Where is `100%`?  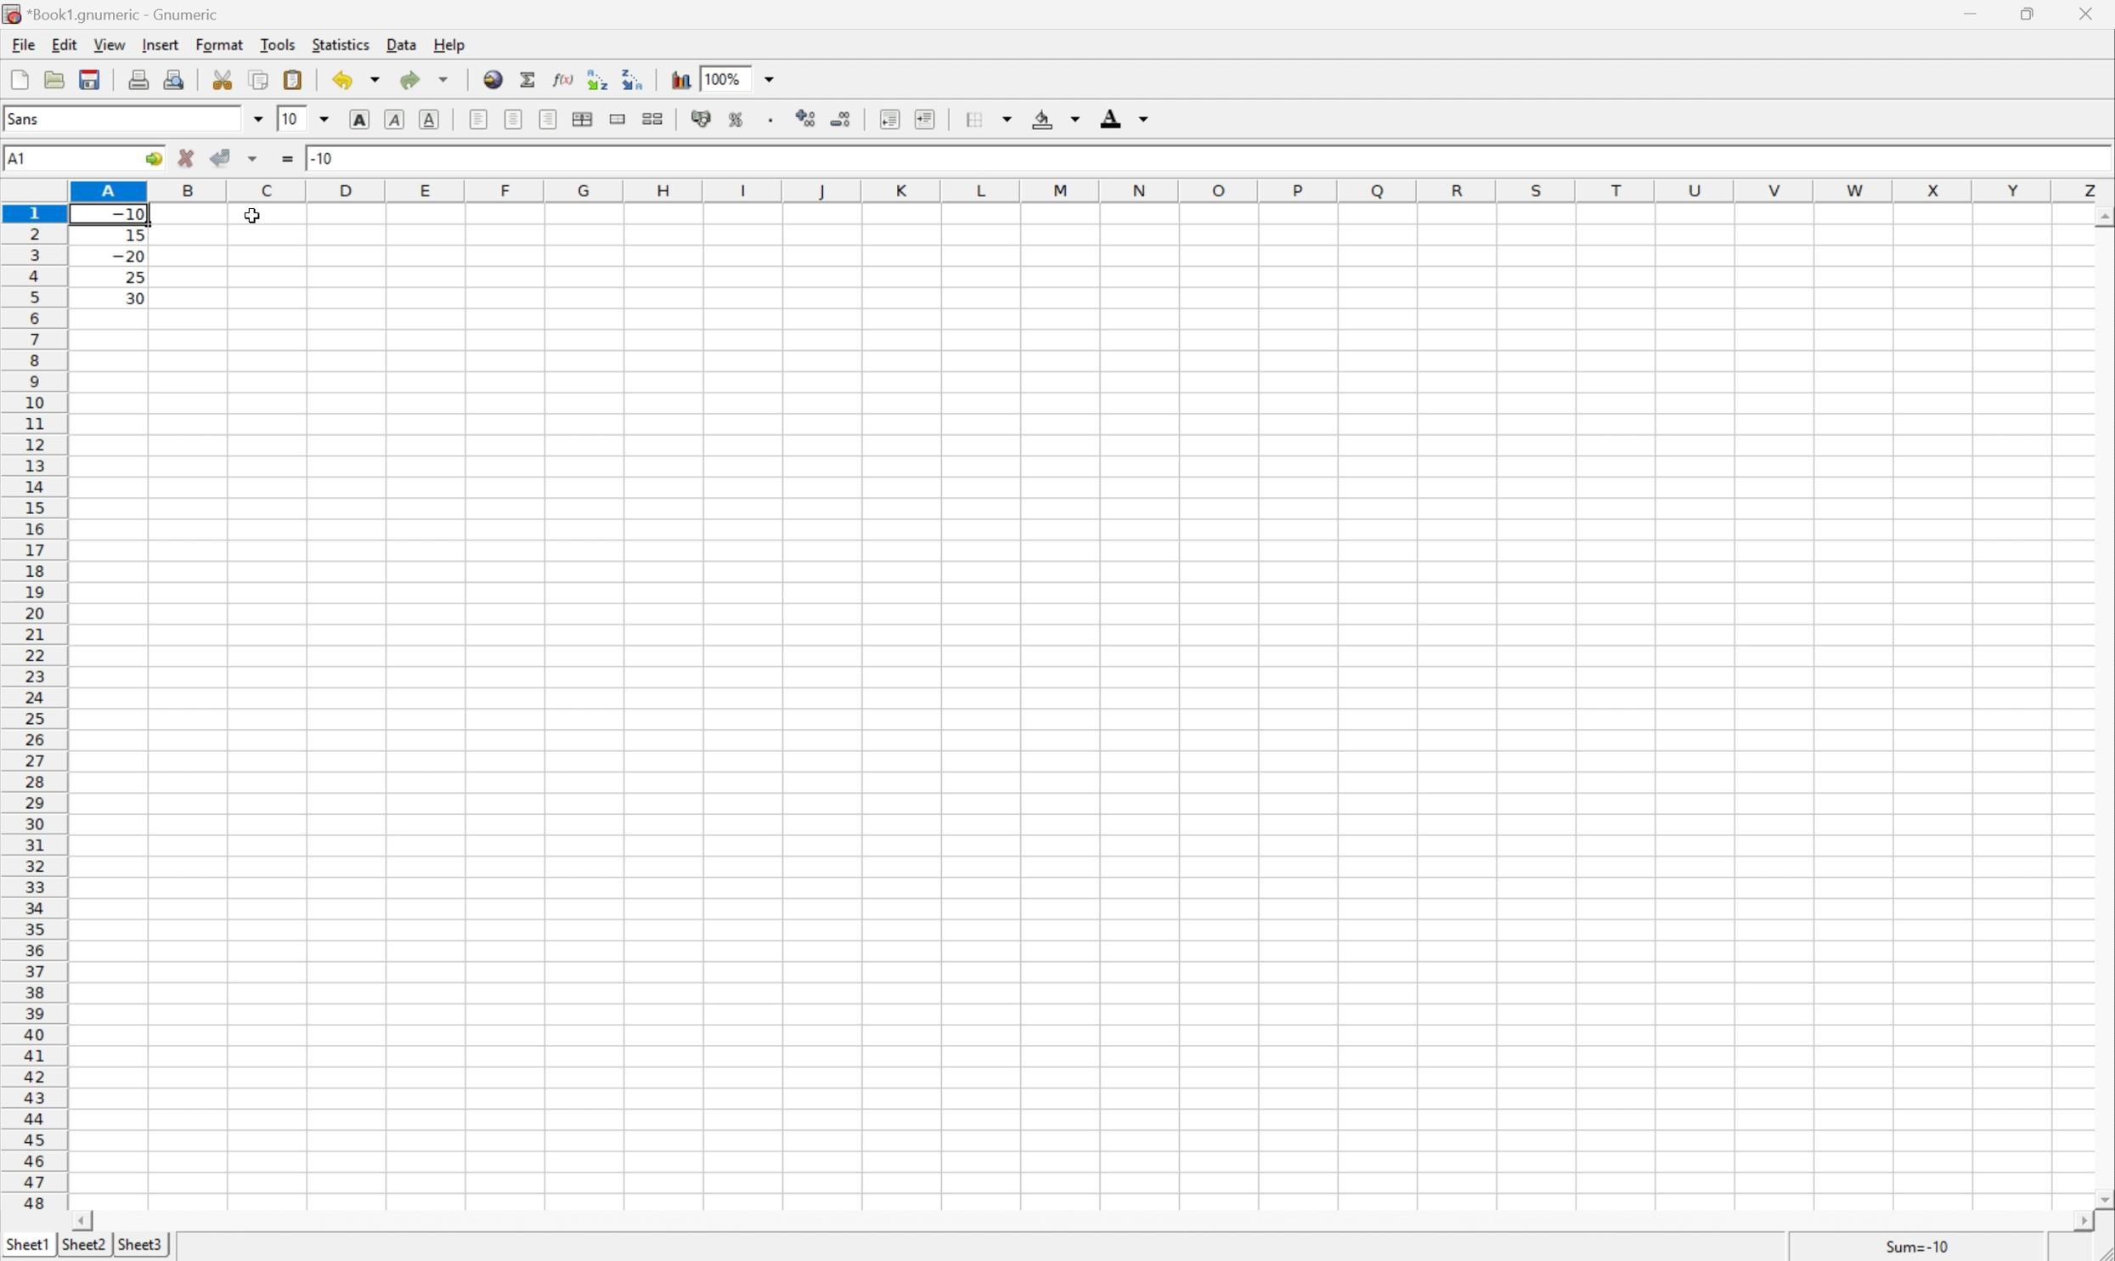
100% is located at coordinates (726, 77).